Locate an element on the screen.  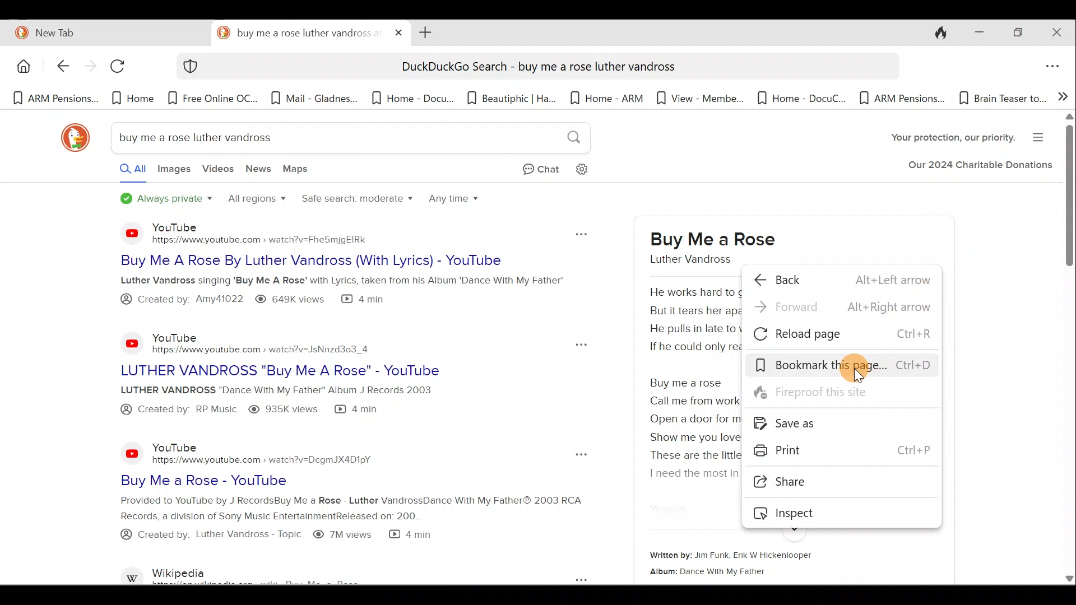
YouTube - https://www.youtube.com » watch?v=Fhe5mjgEIRk is located at coordinates (276, 232).